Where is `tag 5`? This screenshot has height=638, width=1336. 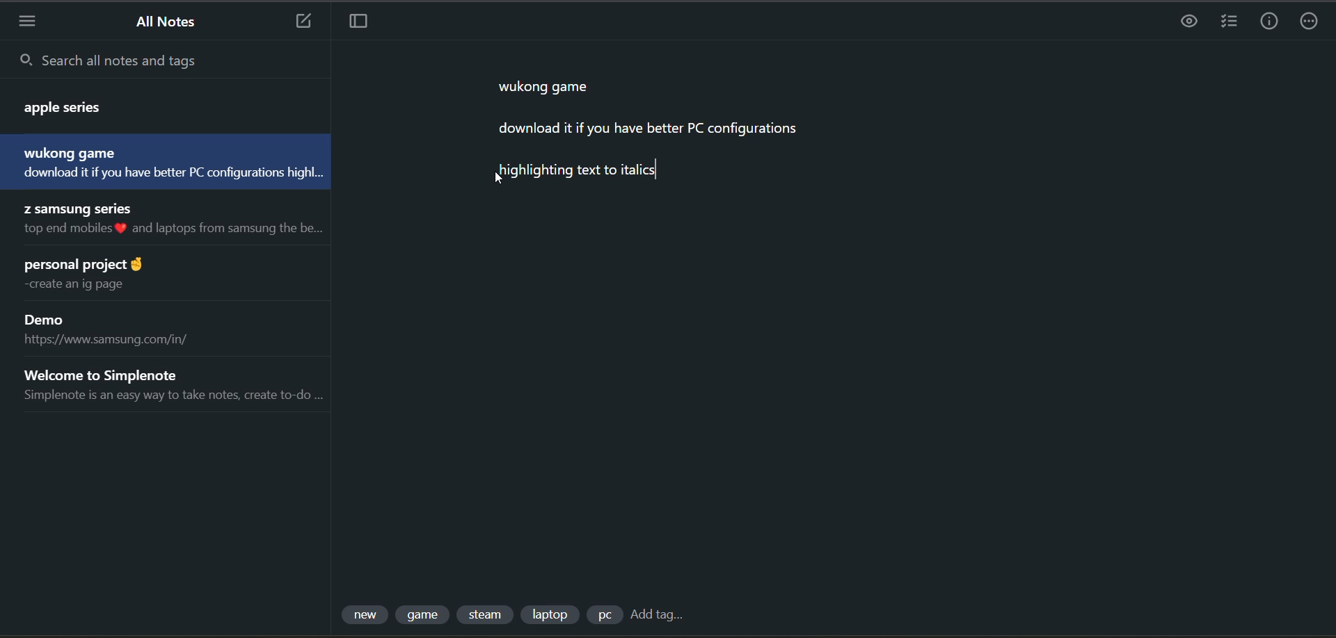 tag 5 is located at coordinates (603, 615).